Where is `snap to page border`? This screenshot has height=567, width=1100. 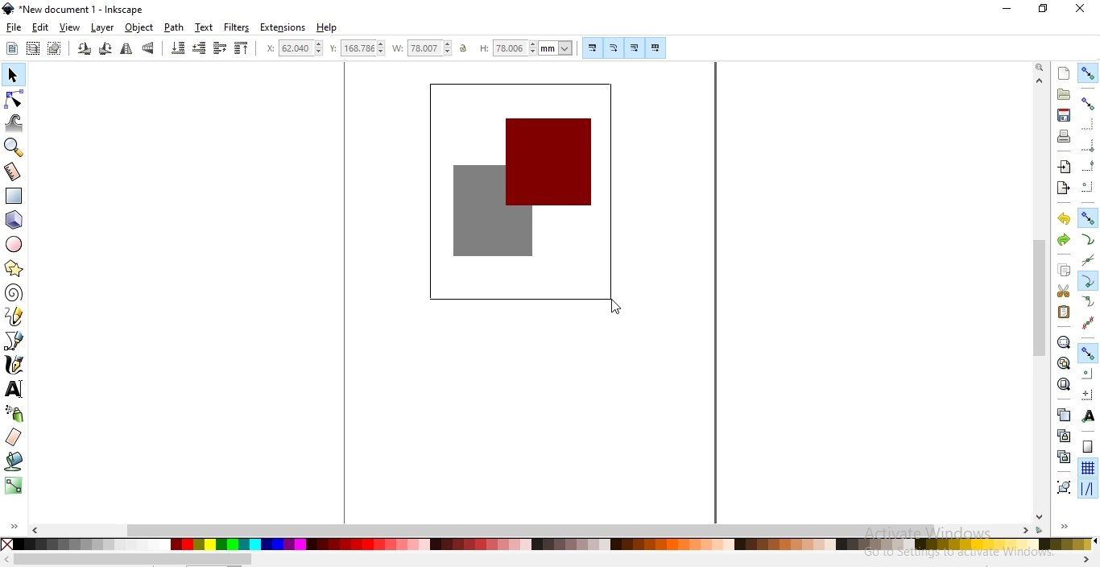 snap to page border is located at coordinates (1088, 447).